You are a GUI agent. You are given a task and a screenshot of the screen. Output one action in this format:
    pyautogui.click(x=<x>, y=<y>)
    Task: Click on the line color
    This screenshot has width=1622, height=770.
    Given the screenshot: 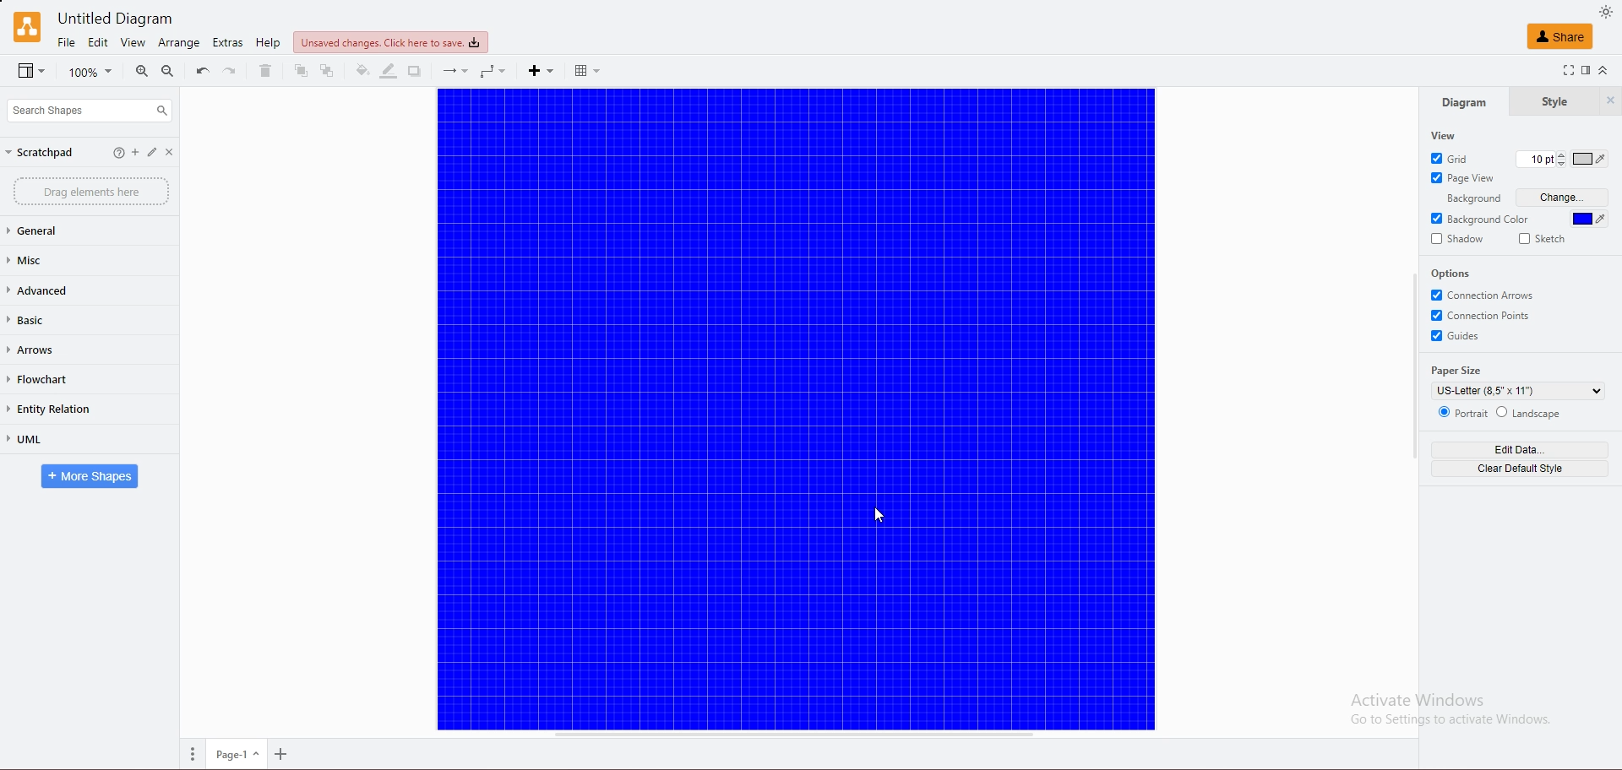 What is the action you would take?
    pyautogui.click(x=388, y=71)
    